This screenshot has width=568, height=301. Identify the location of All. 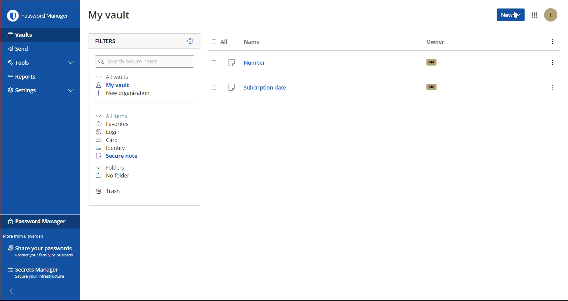
(220, 41).